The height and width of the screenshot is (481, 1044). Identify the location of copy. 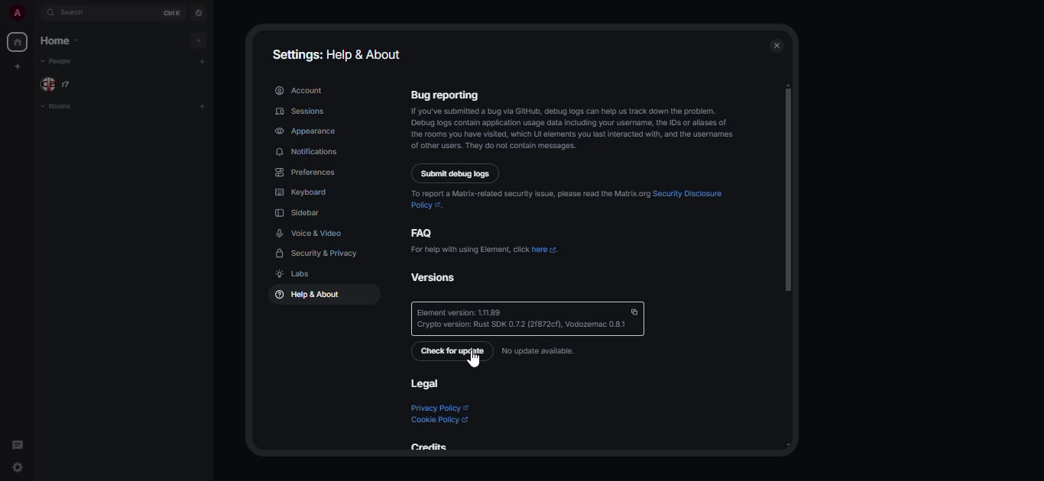
(636, 312).